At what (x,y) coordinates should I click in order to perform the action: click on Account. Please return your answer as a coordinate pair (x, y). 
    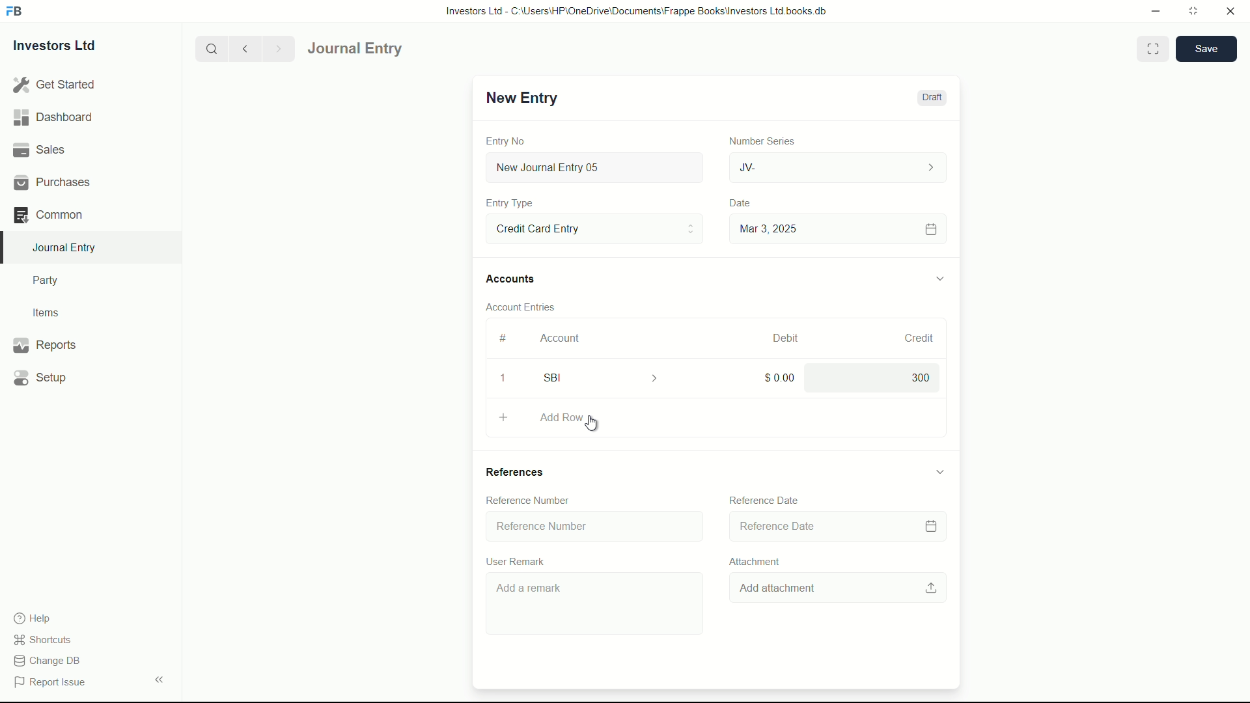
    Looking at the image, I should click on (561, 338).